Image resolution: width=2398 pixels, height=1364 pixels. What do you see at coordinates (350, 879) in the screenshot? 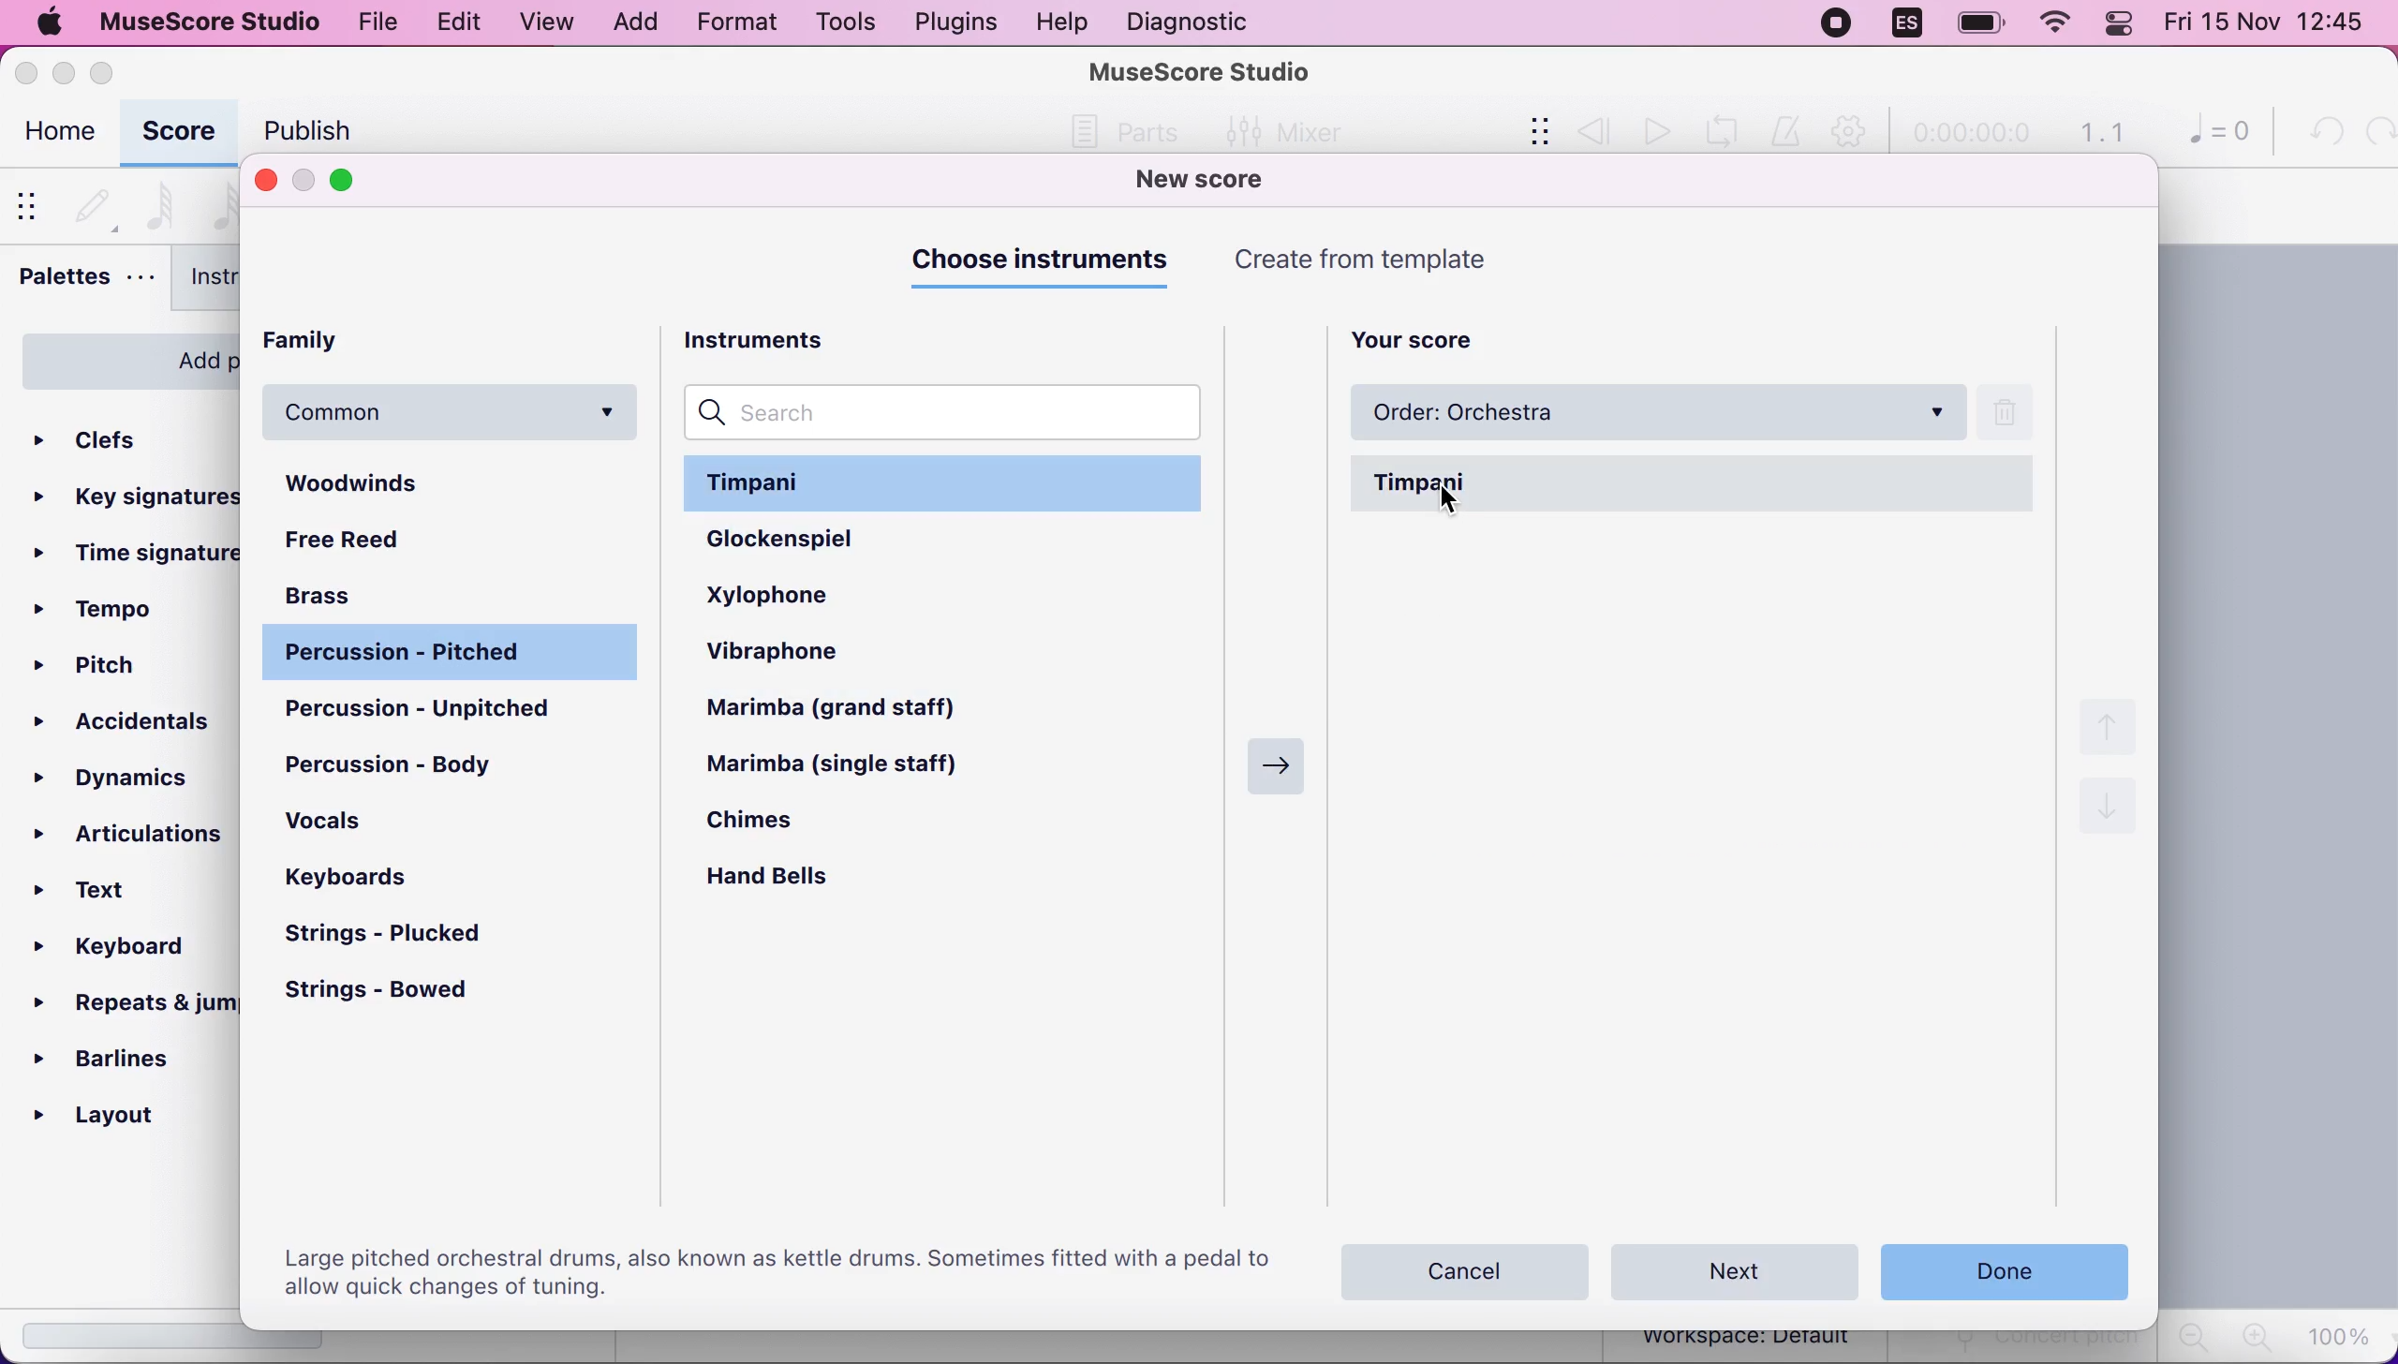
I see `keyboards` at bounding box center [350, 879].